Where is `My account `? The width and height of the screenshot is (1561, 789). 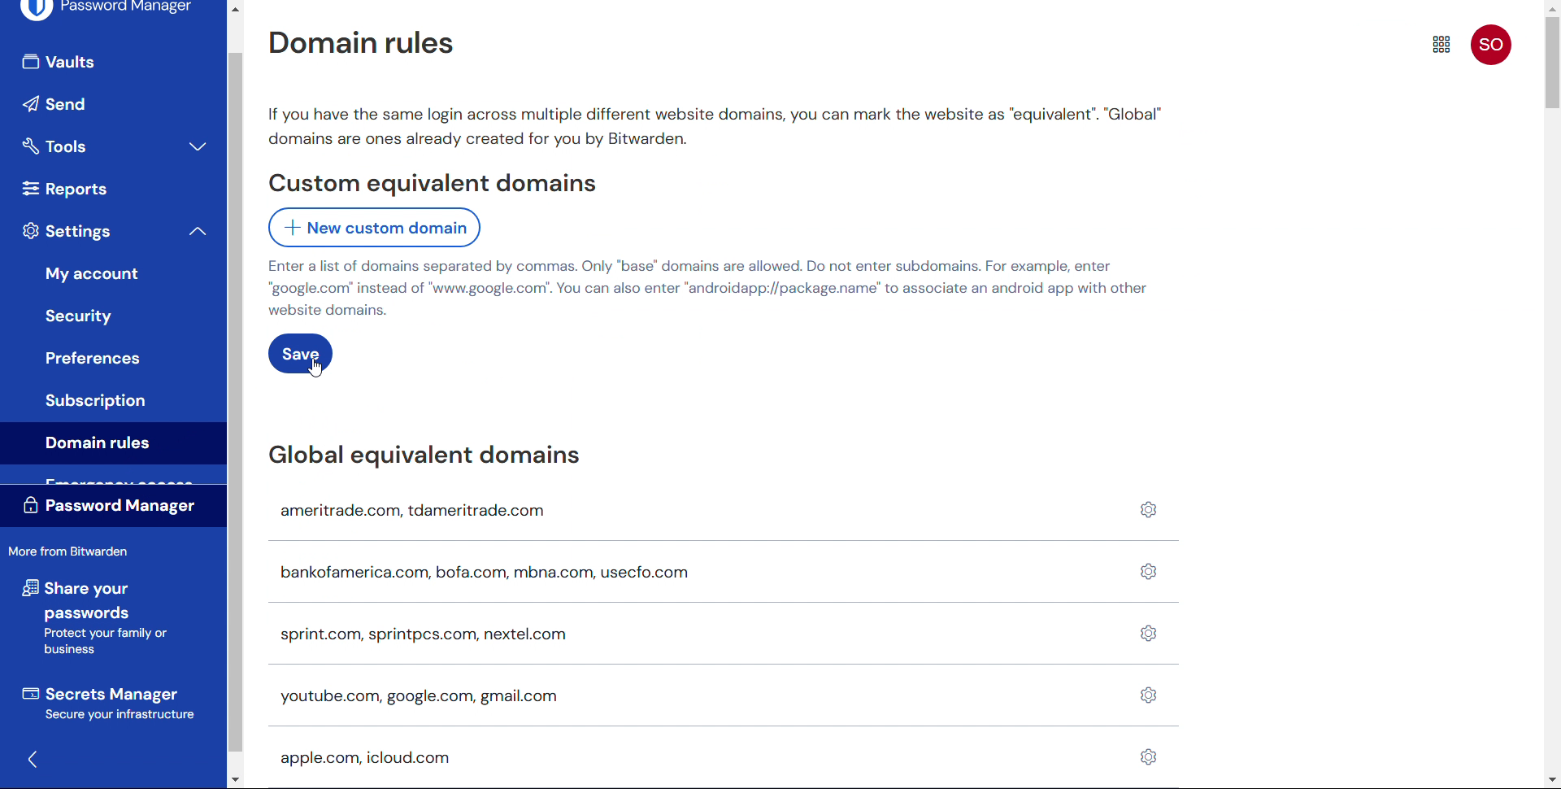 My account  is located at coordinates (95, 271).